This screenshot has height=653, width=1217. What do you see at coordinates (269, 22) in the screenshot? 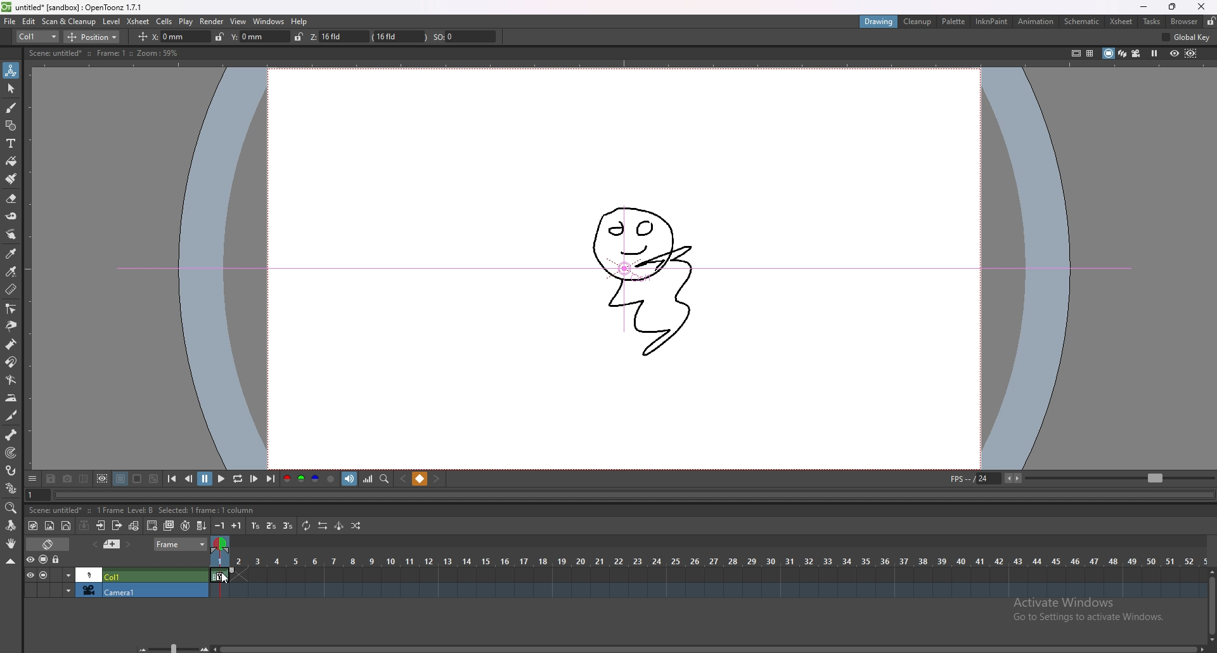
I see `windows` at bounding box center [269, 22].